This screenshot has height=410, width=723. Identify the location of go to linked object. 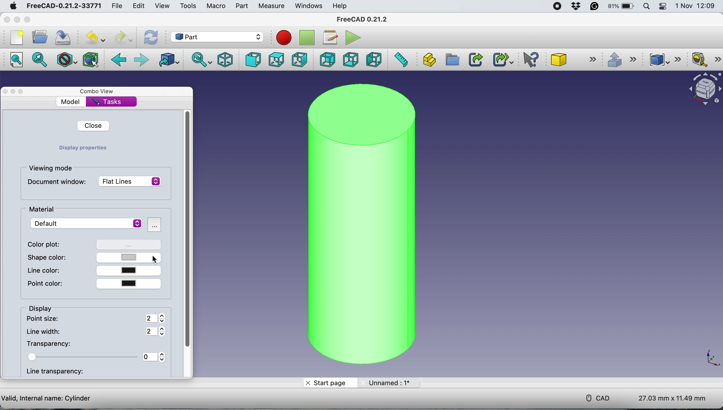
(170, 61).